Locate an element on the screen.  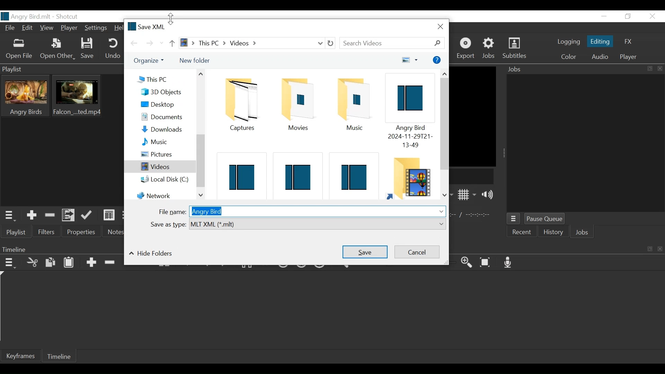
Restore is located at coordinates (627, 17).